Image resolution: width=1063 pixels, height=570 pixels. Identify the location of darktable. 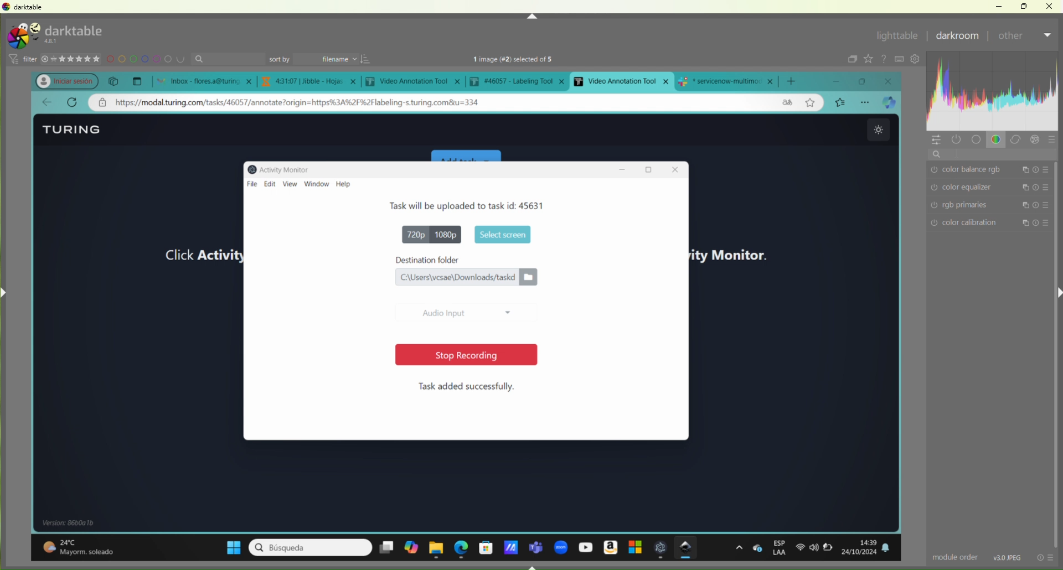
(25, 8).